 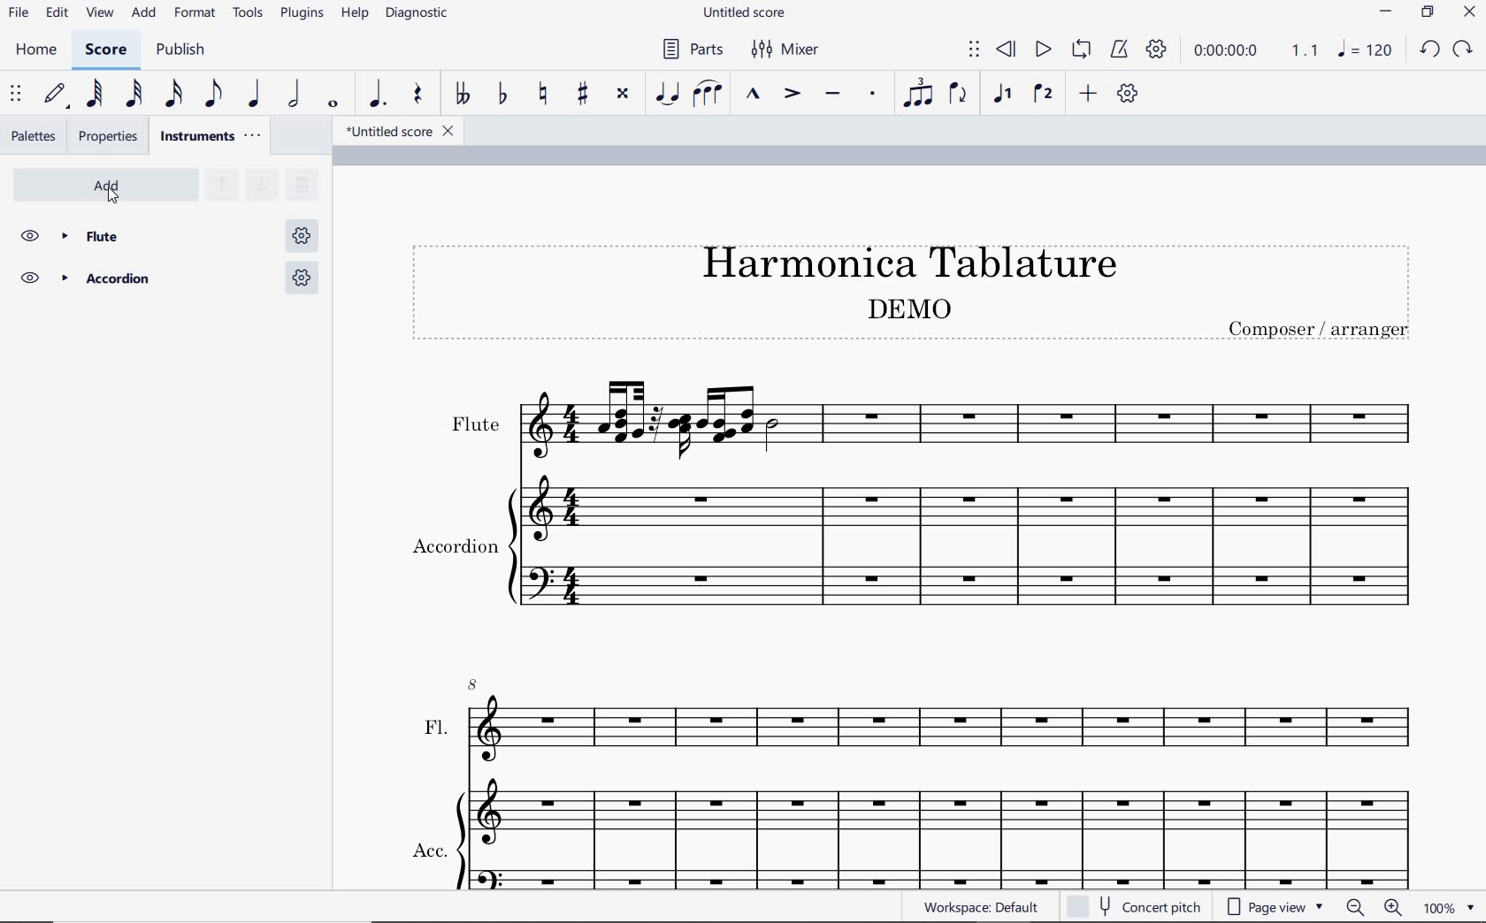 What do you see at coordinates (1427, 13) in the screenshot?
I see `RESTORE DOWN` at bounding box center [1427, 13].